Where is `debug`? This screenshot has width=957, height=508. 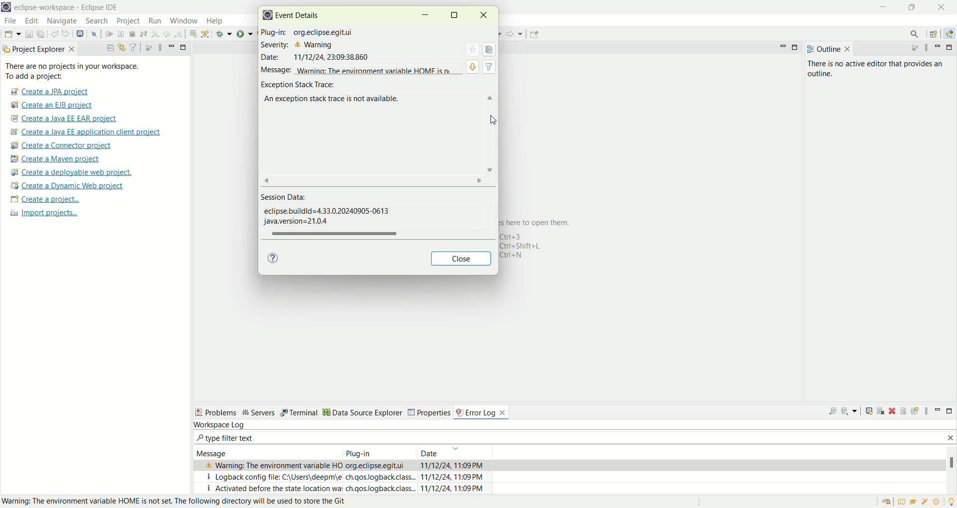
debug is located at coordinates (223, 33).